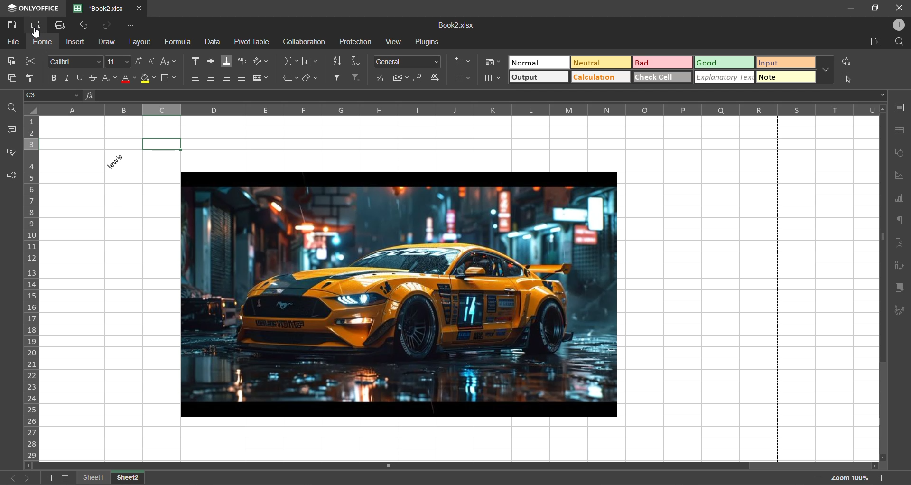 This screenshot has height=485, width=911. What do you see at coordinates (900, 153) in the screenshot?
I see `shapes` at bounding box center [900, 153].